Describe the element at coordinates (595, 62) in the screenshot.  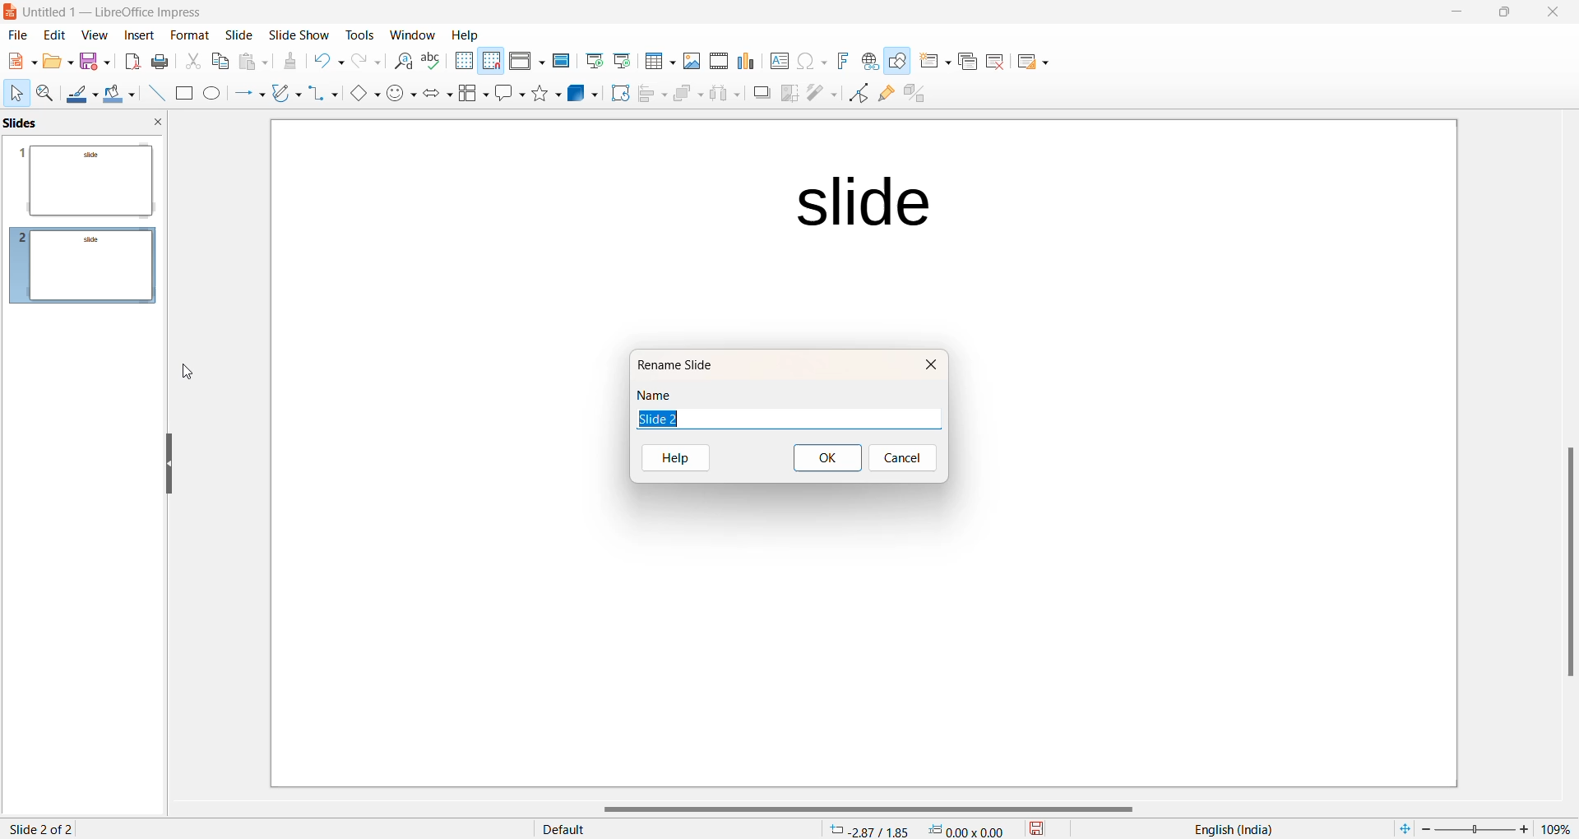
I see `Start from first slide` at that location.